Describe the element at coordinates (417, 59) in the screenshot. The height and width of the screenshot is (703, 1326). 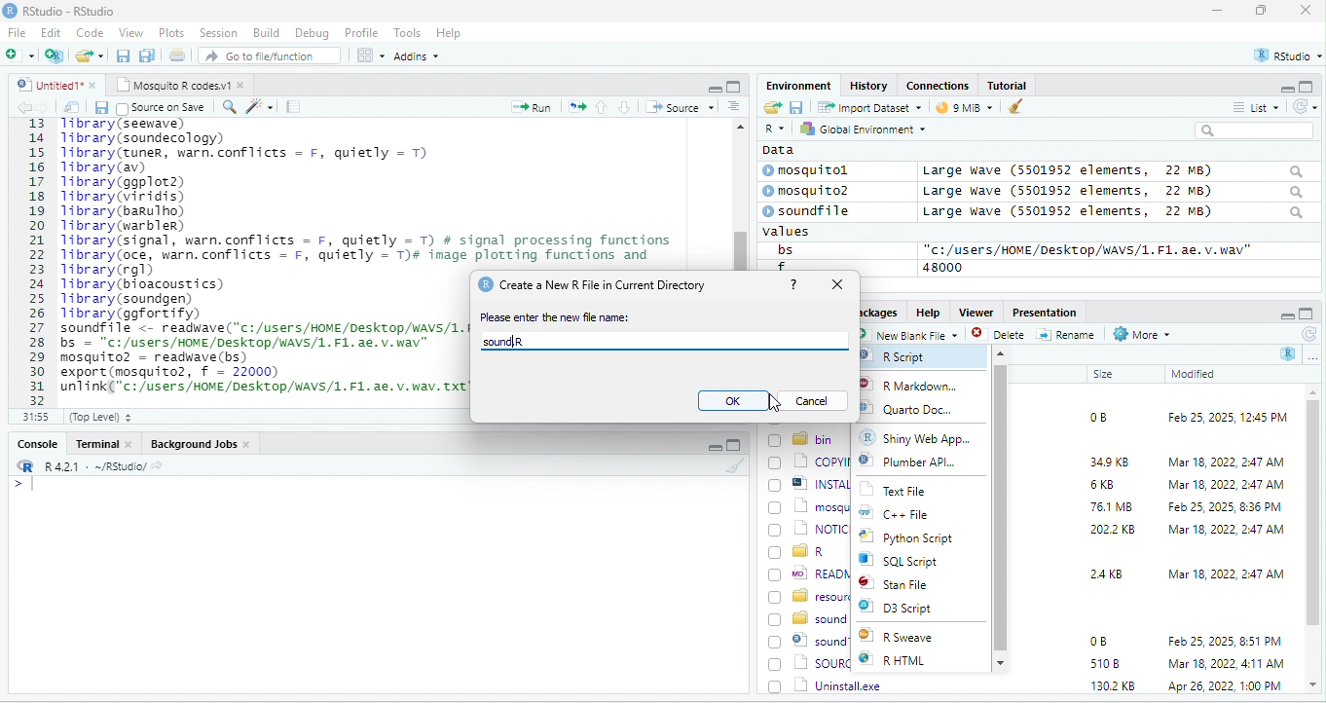
I see `Adonns ` at that location.